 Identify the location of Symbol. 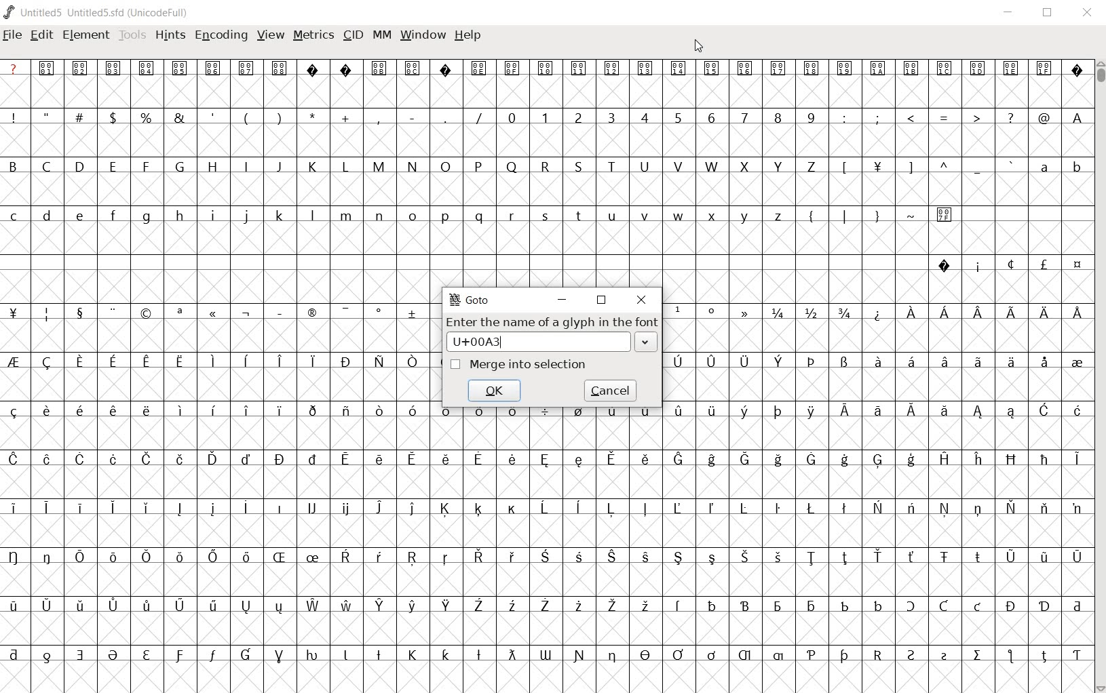
(378, 460).